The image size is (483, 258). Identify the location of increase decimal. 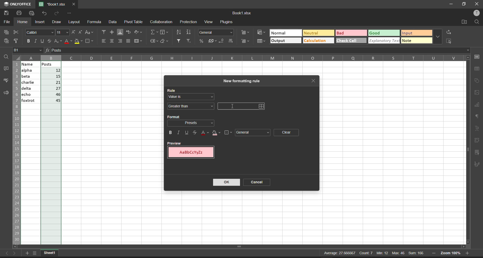
(230, 41).